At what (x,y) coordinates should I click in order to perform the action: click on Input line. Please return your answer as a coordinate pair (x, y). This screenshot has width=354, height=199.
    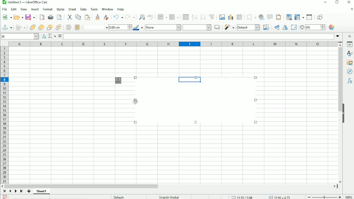
    Looking at the image, I should click on (199, 36).